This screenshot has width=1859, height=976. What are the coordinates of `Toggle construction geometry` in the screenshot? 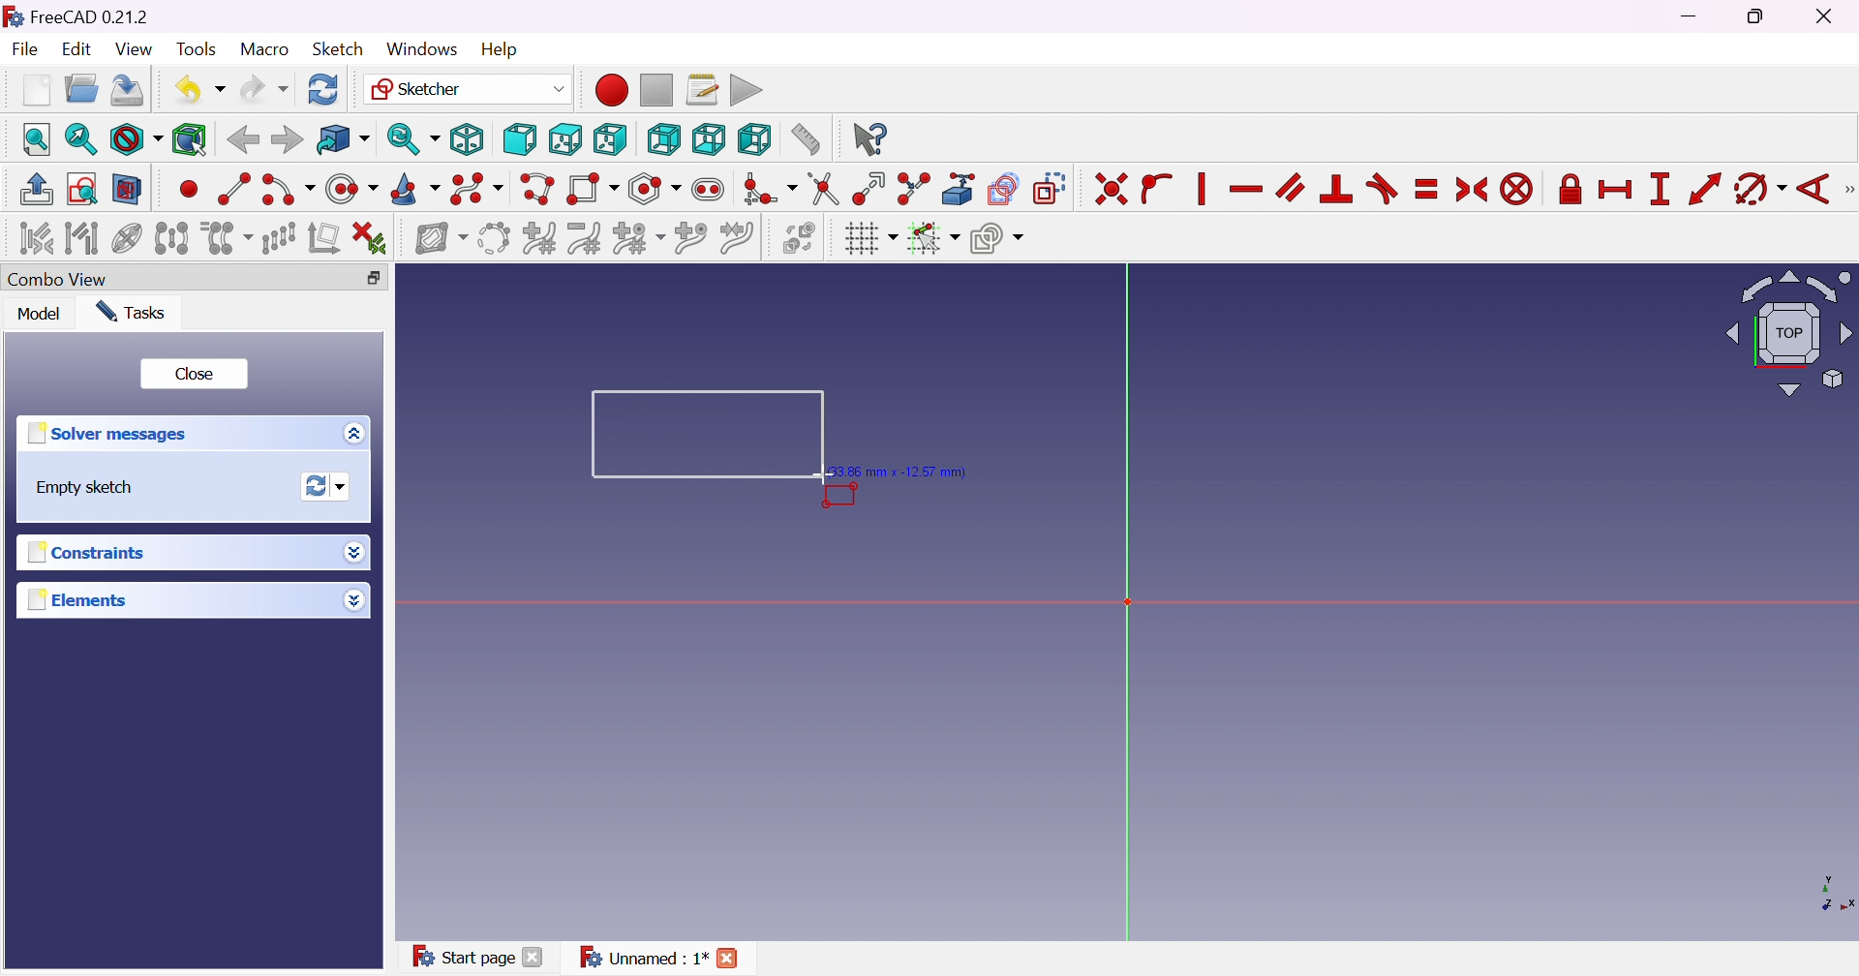 It's located at (1051, 189).